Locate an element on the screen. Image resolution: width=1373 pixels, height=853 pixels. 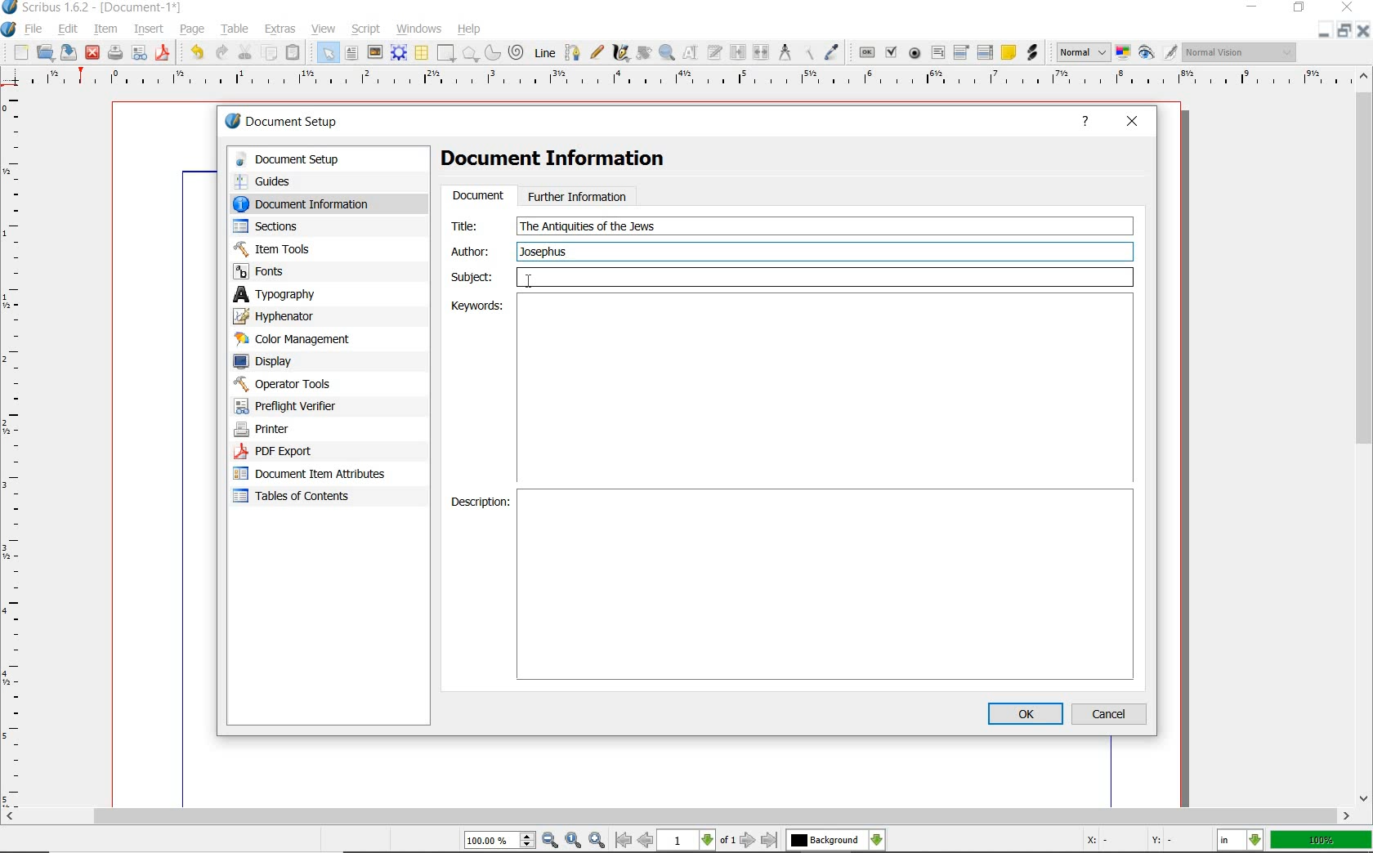
close is located at coordinates (1365, 30).